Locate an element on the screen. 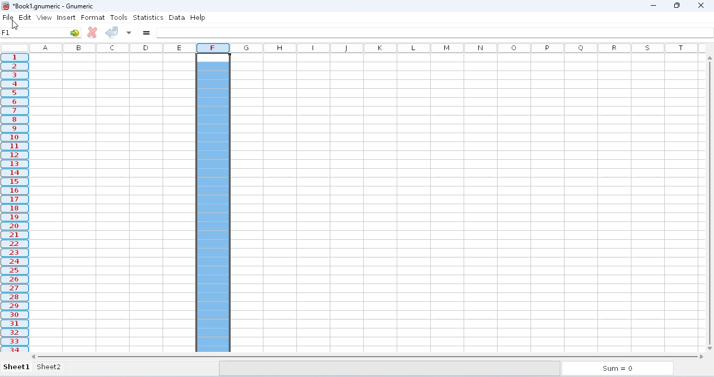 Image resolution: width=714 pixels, height=377 pixels. go to is located at coordinates (74, 33).